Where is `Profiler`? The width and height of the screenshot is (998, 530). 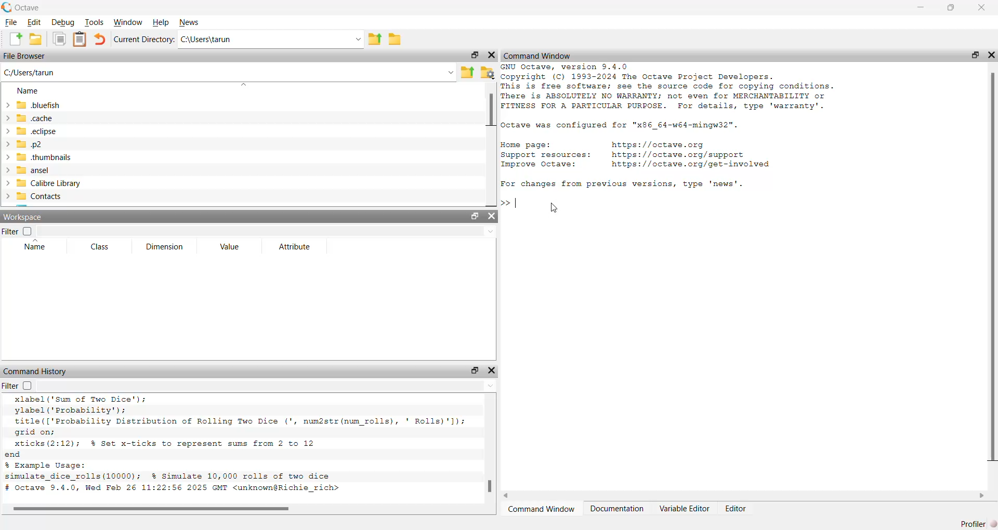
Profiler is located at coordinates (976, 524).